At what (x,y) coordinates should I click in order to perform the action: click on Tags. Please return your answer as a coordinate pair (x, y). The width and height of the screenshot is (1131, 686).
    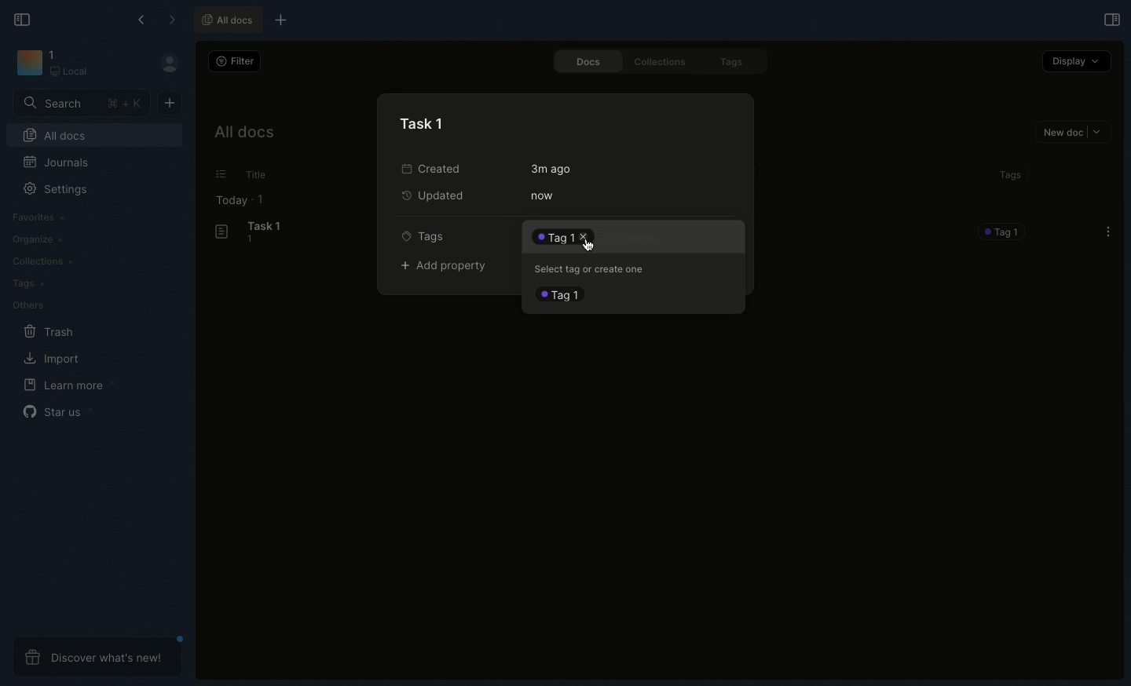
    Looking at the image, I should click on (737, 63).